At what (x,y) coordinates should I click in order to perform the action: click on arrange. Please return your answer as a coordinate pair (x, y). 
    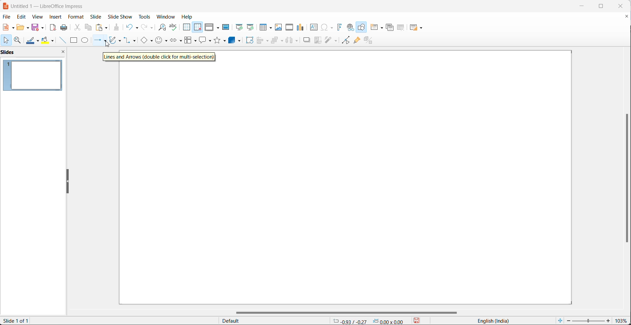
    Looking at the image, I should click on (277, 41).